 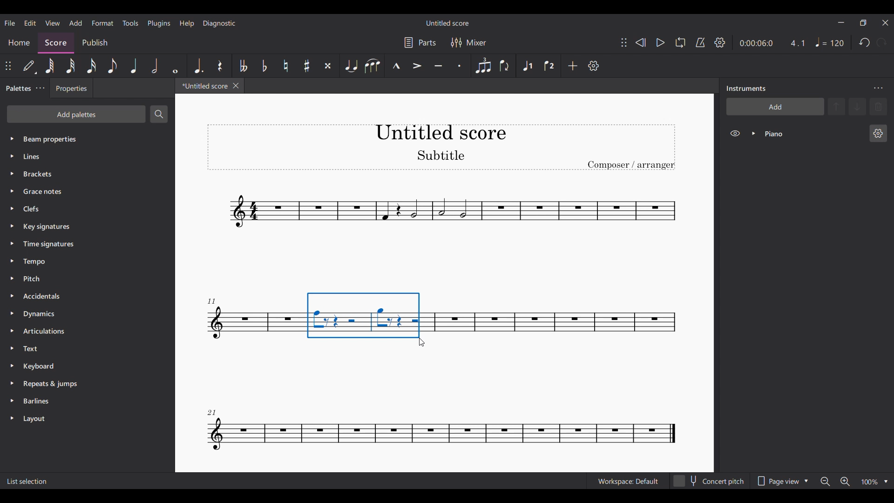 I want to click on Help menu, so click(x=187, y=24).